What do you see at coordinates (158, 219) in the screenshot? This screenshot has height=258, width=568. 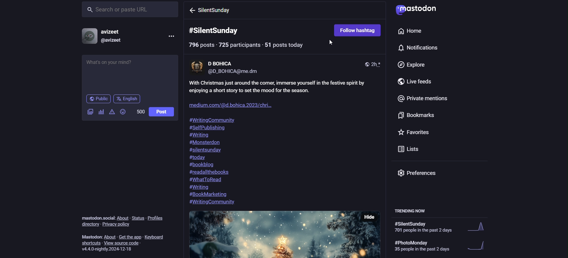 I see `profiles` at bounding box center [158, 219].